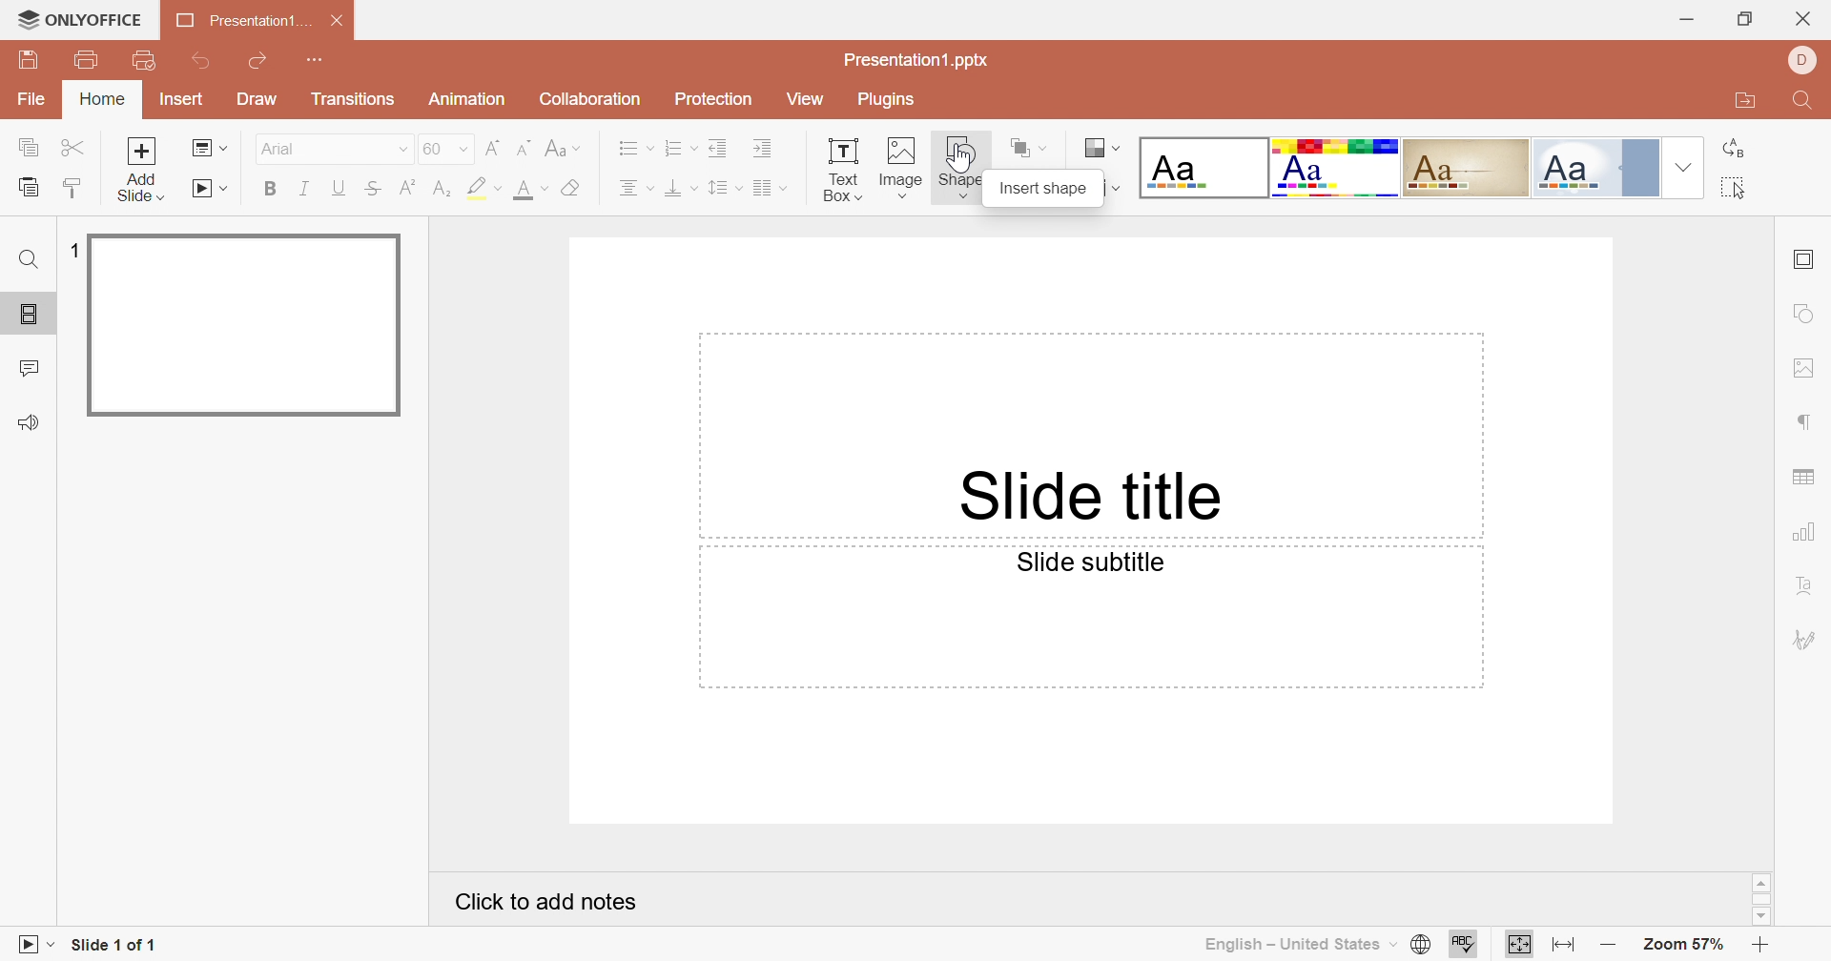 The width and height of the screenshot is (1831, 961). I want to click on Close, so click(341, 21).